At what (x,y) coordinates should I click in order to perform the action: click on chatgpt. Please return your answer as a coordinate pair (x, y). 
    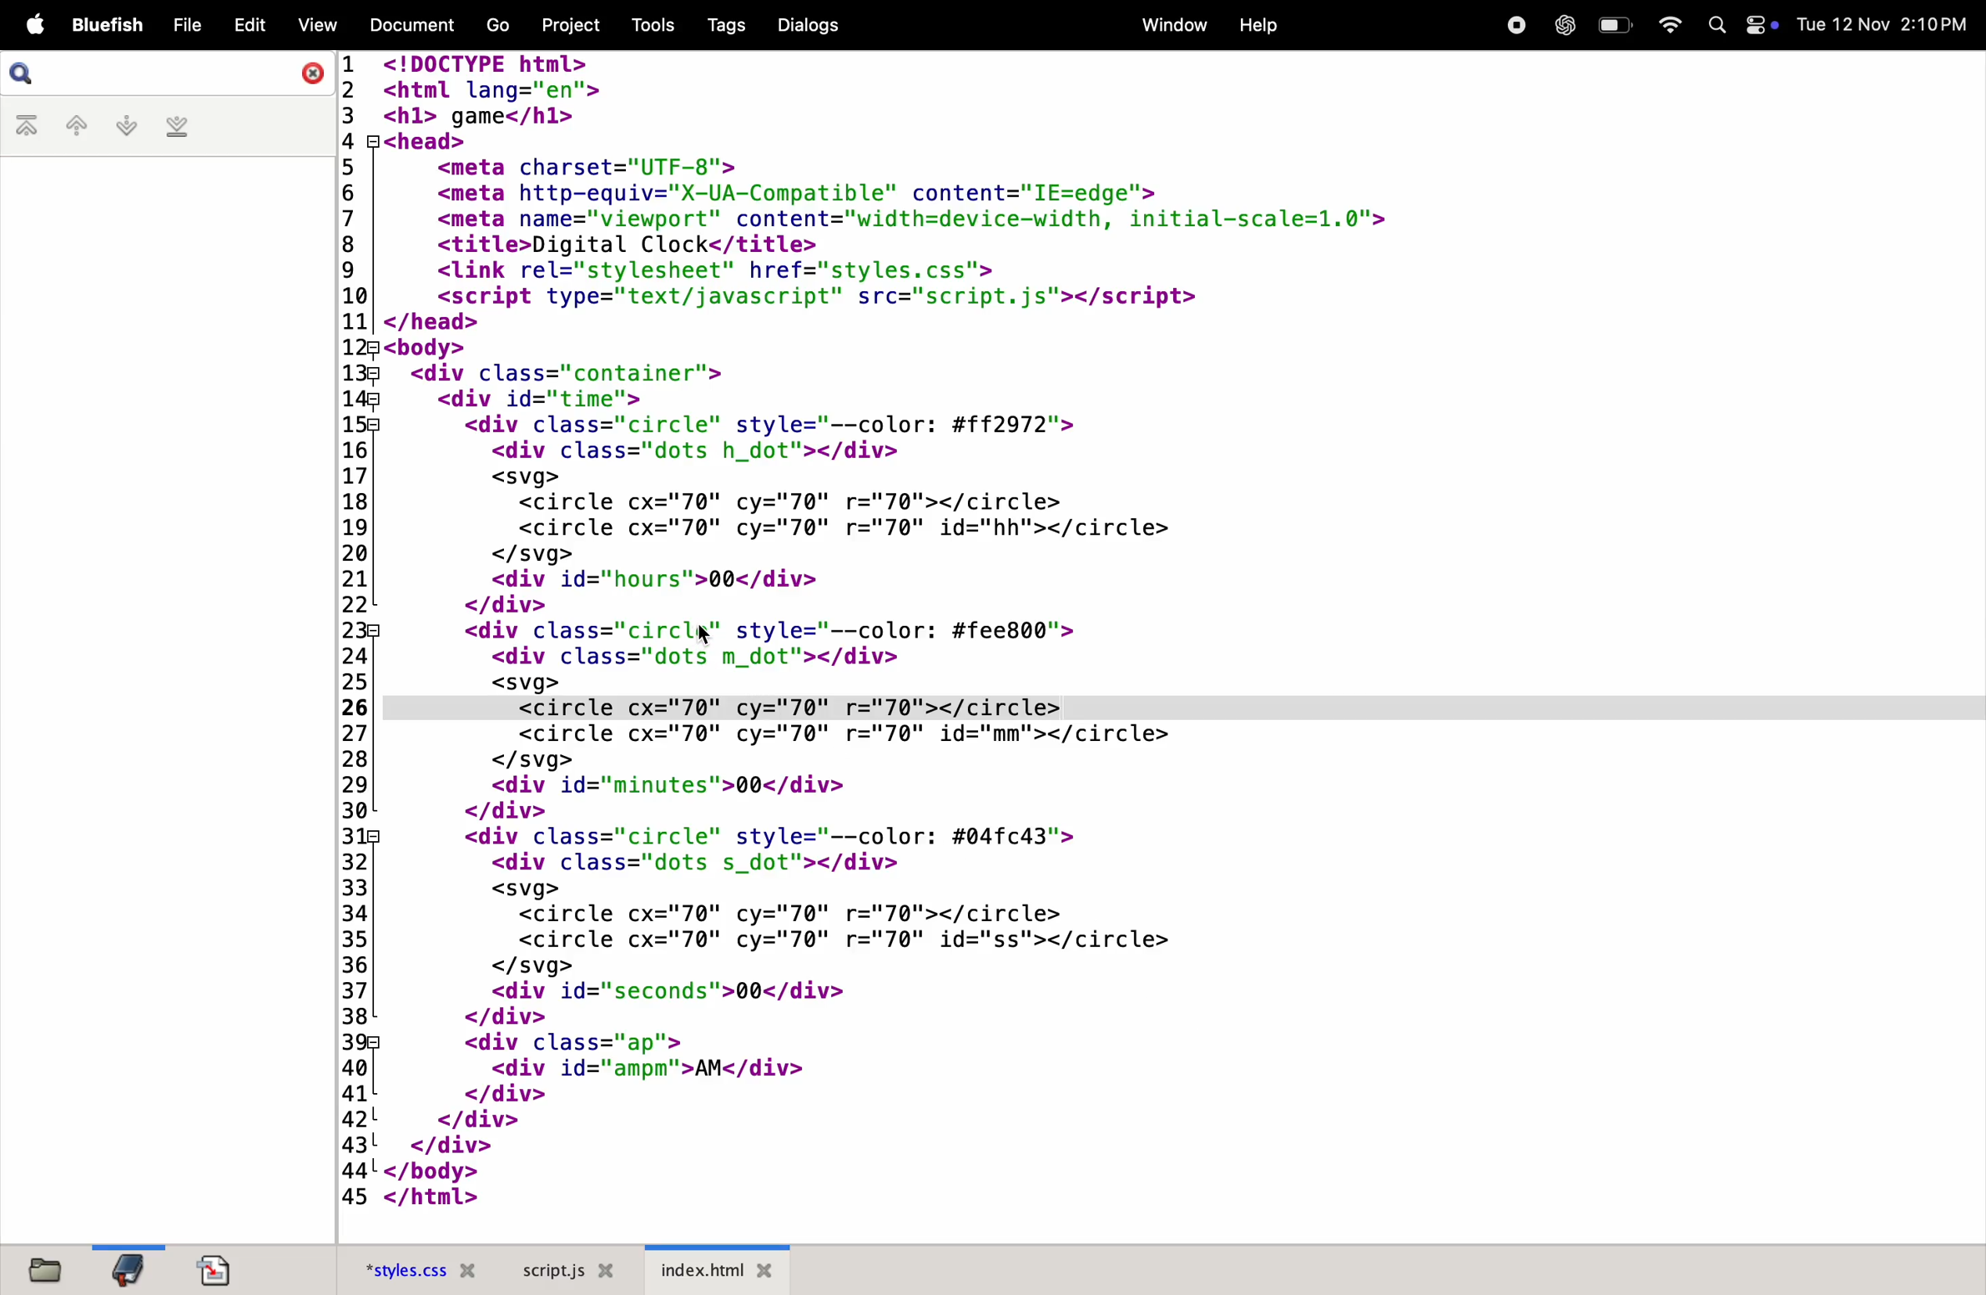
    Looking at the image, I should click on (1560, 25).